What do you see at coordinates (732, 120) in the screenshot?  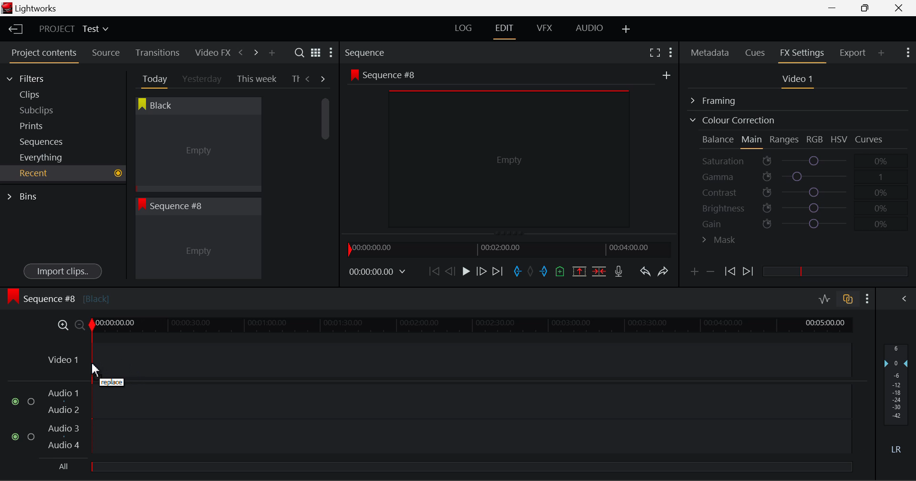 I see `Colour Correction` at bounding box center [732, 120].